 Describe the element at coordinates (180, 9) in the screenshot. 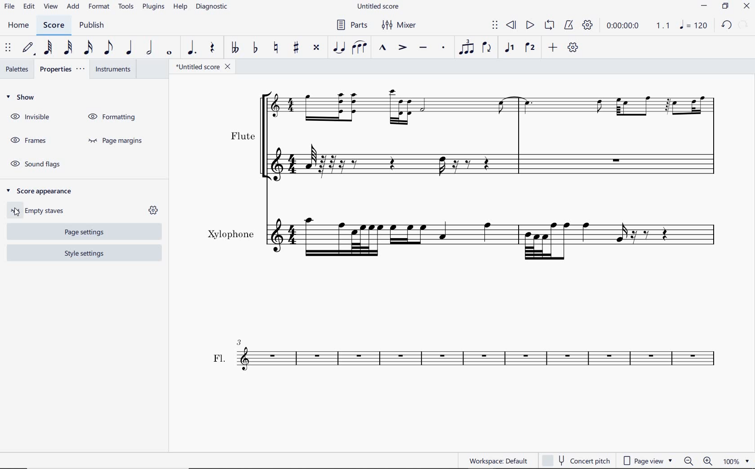

I see `HELP` at that location.